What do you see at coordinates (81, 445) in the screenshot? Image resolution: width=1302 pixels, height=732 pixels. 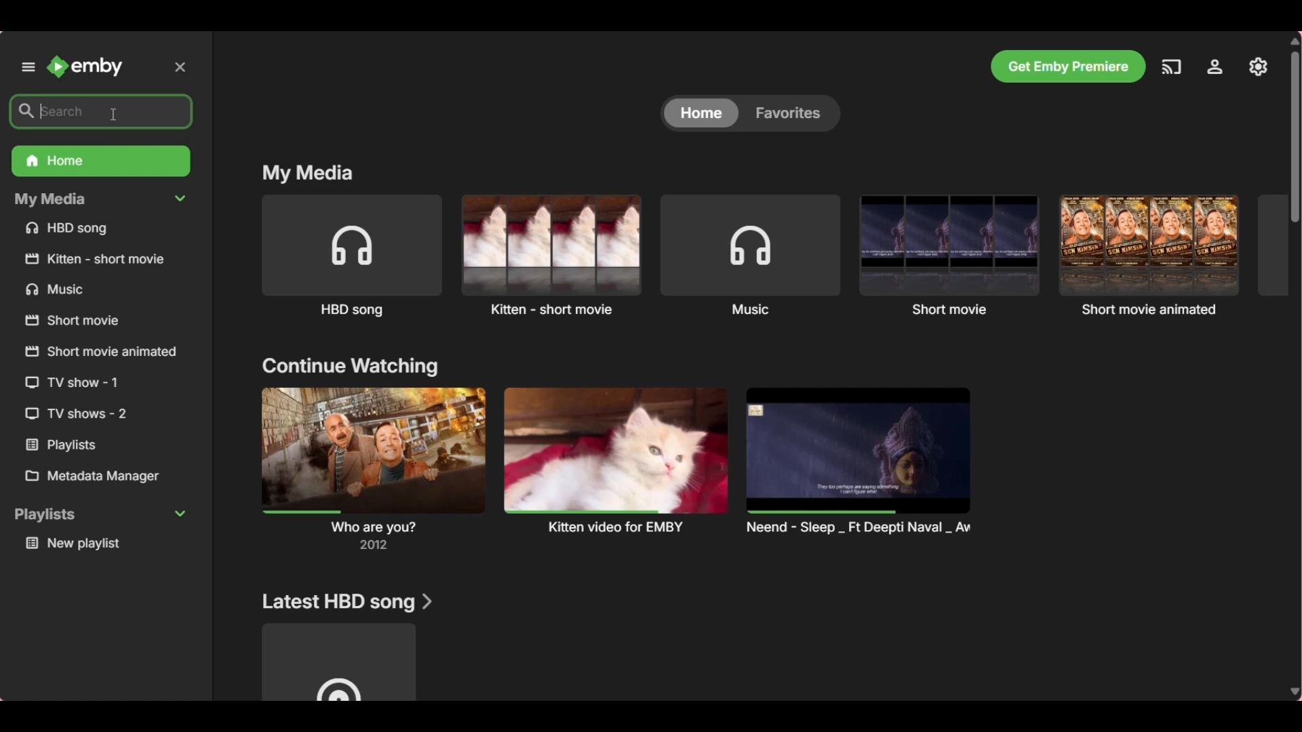 I see `` at bounding box center [81, 445].